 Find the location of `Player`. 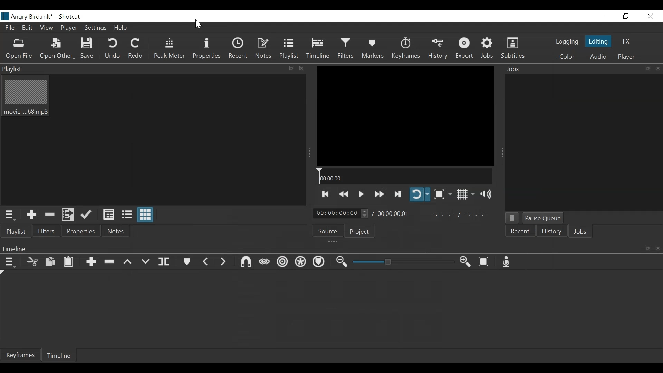

Player is located at coordinates (625, 57).